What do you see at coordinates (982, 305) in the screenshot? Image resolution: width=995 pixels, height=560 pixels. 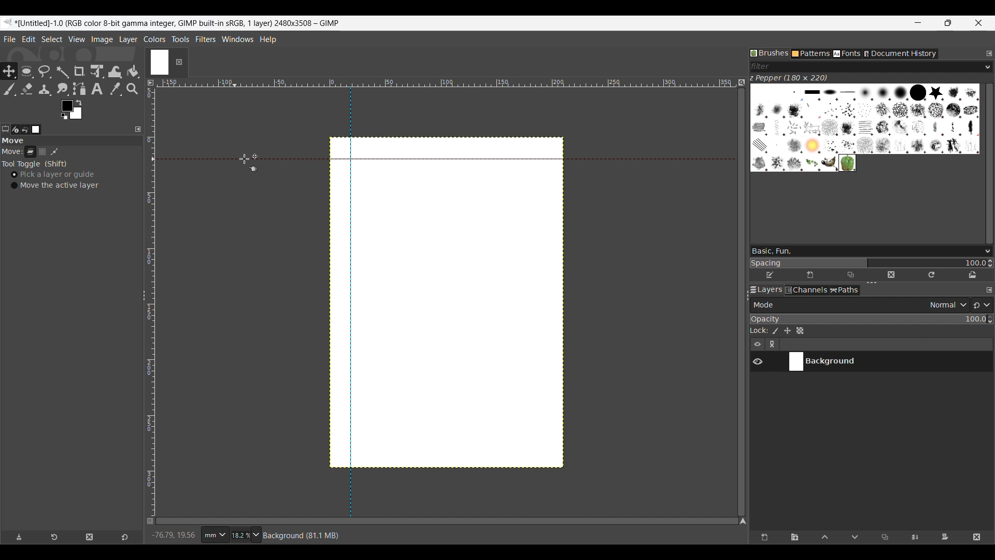 I see `Switch to another group of modes` at bounding box center [982, 305].